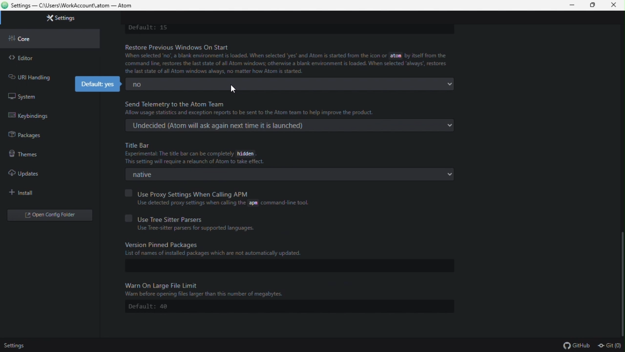 The height and width of the screenshot is (352, 625). I want to click on Scroll bar, so click(621, 282).